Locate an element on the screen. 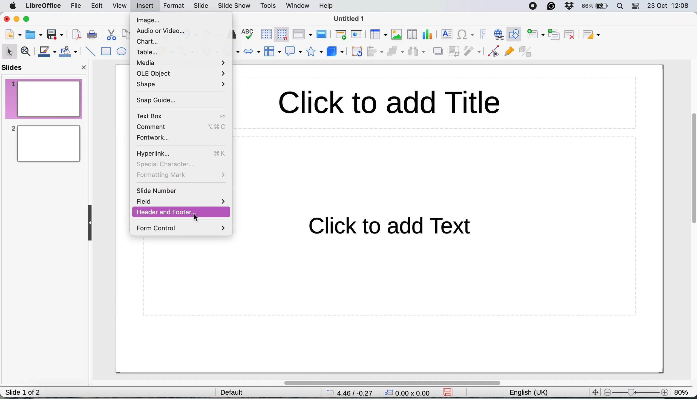 The height and width of the screenshot is (399, 697). view is located at coordinates (121, 5).